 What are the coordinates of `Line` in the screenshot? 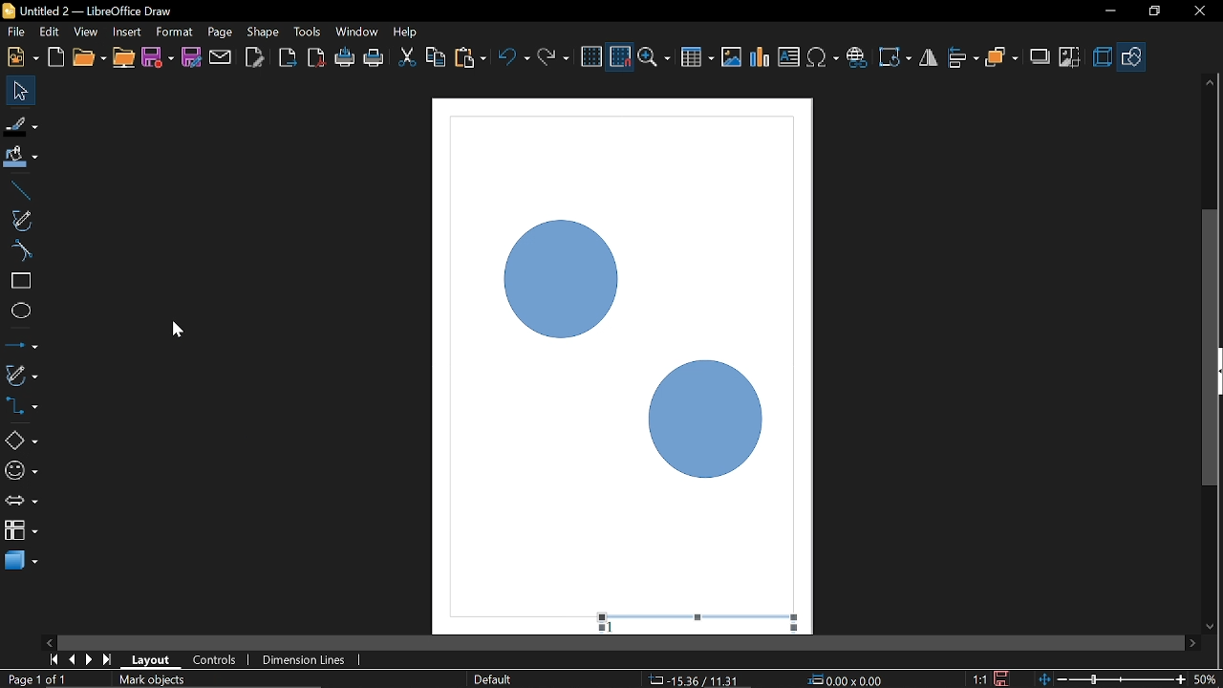 It's located at (18, 191).